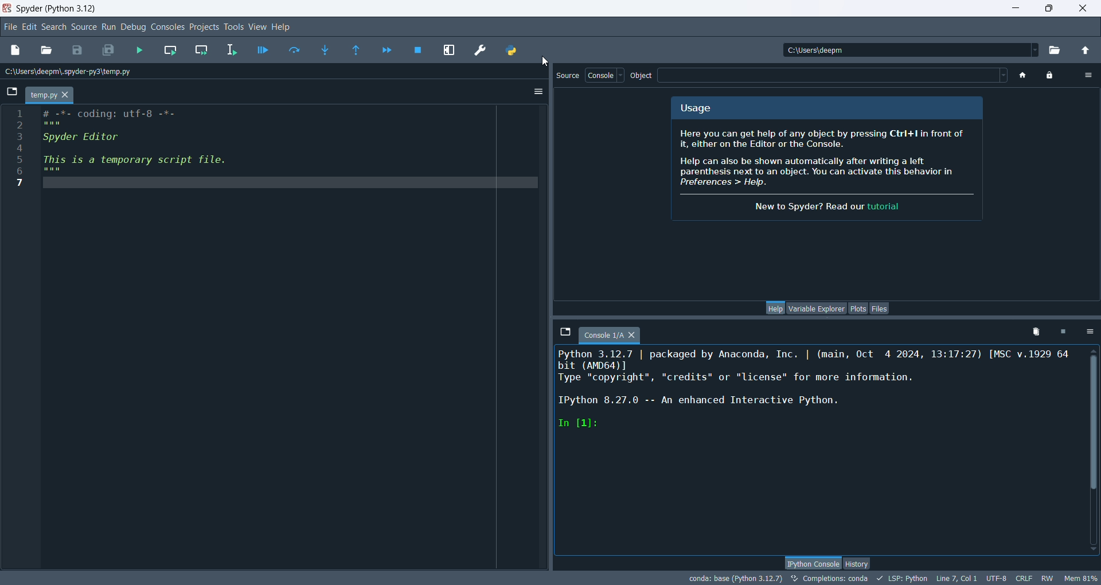  I want to click on logo, so click(7, 9).